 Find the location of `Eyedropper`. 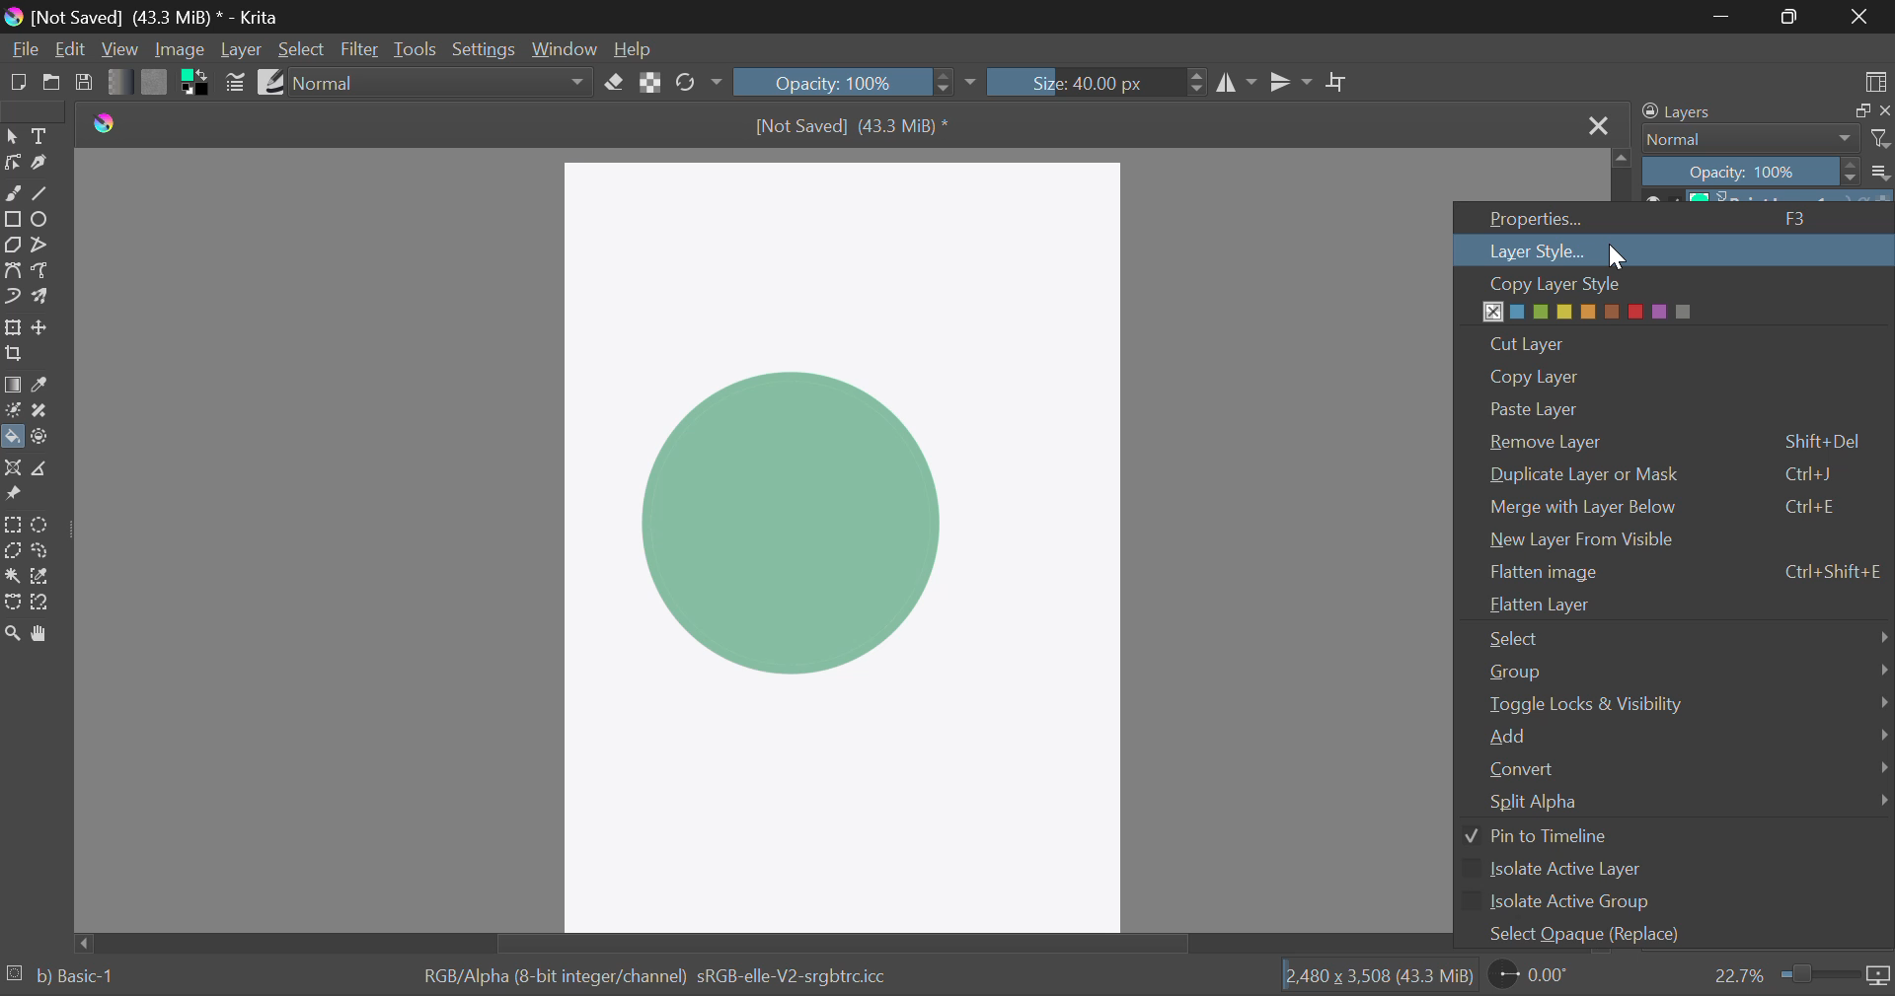

Eyedropper is located at coordinates (43, 384).